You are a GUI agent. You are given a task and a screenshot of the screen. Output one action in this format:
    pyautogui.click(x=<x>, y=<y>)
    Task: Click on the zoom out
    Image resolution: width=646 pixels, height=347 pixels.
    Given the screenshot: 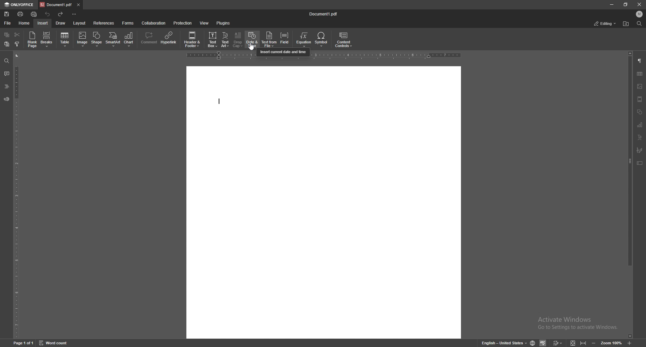 What is the action you would take?
    pyautogui.click(x=594, y=342)
    